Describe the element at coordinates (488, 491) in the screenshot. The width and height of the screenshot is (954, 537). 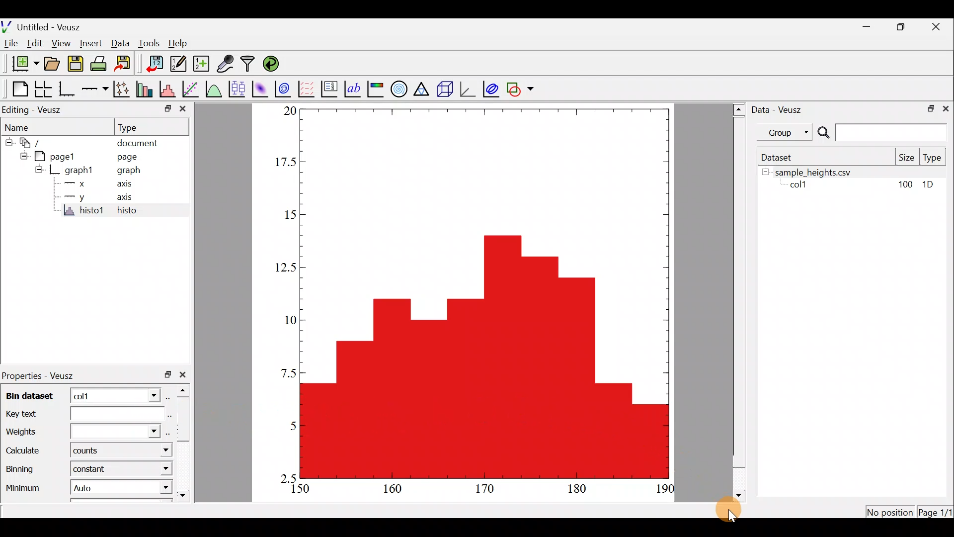
I see `170` at that location.